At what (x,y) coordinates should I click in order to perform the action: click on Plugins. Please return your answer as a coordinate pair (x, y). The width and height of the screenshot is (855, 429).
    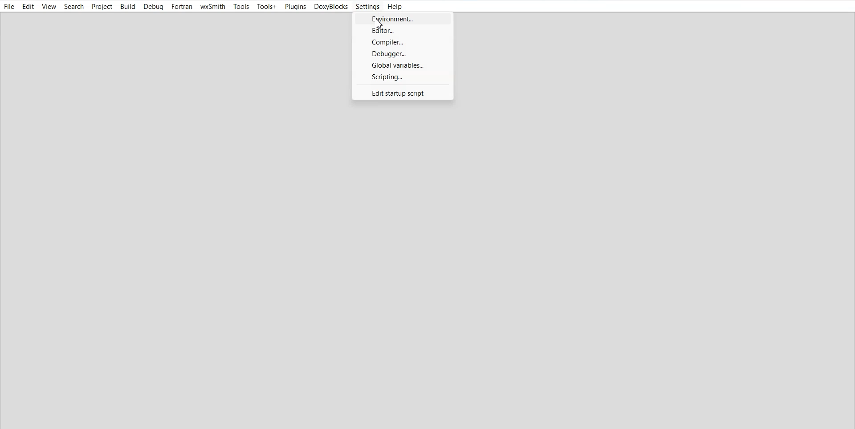
    Looking at the image, I should click on (295, 7).